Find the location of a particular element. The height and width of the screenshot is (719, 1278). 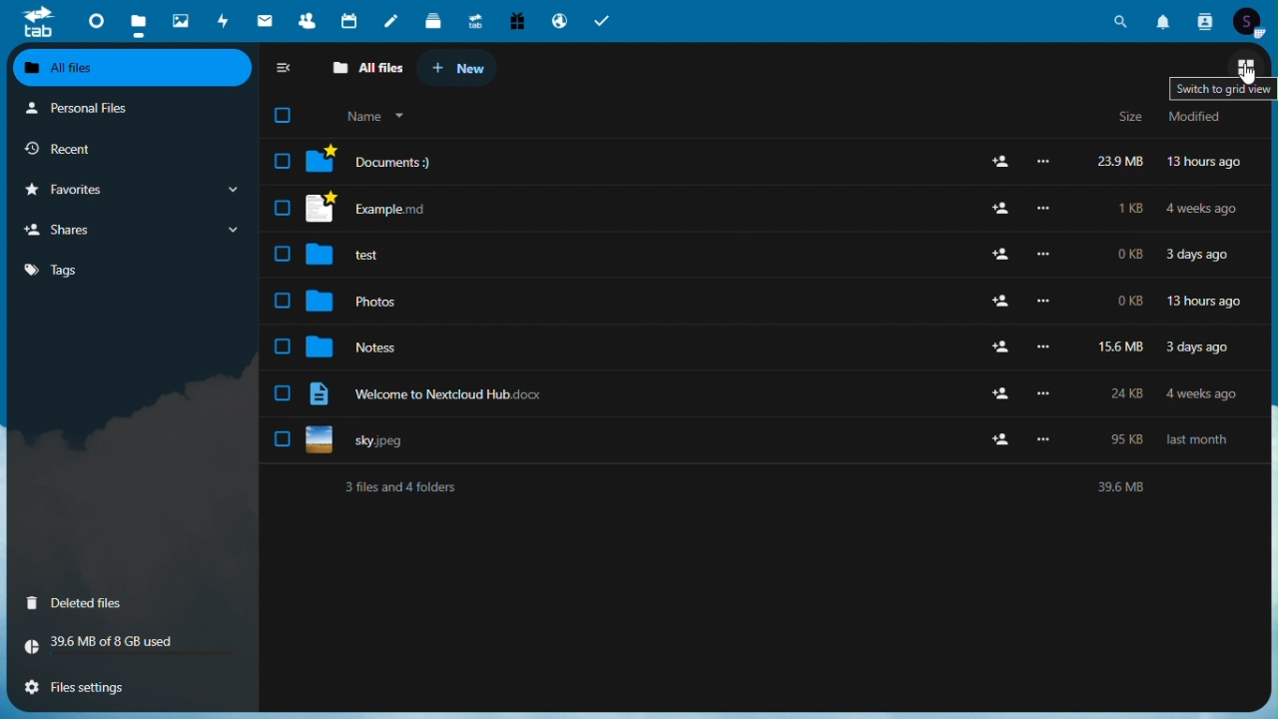

more options is located at coordinates (1046, 255).